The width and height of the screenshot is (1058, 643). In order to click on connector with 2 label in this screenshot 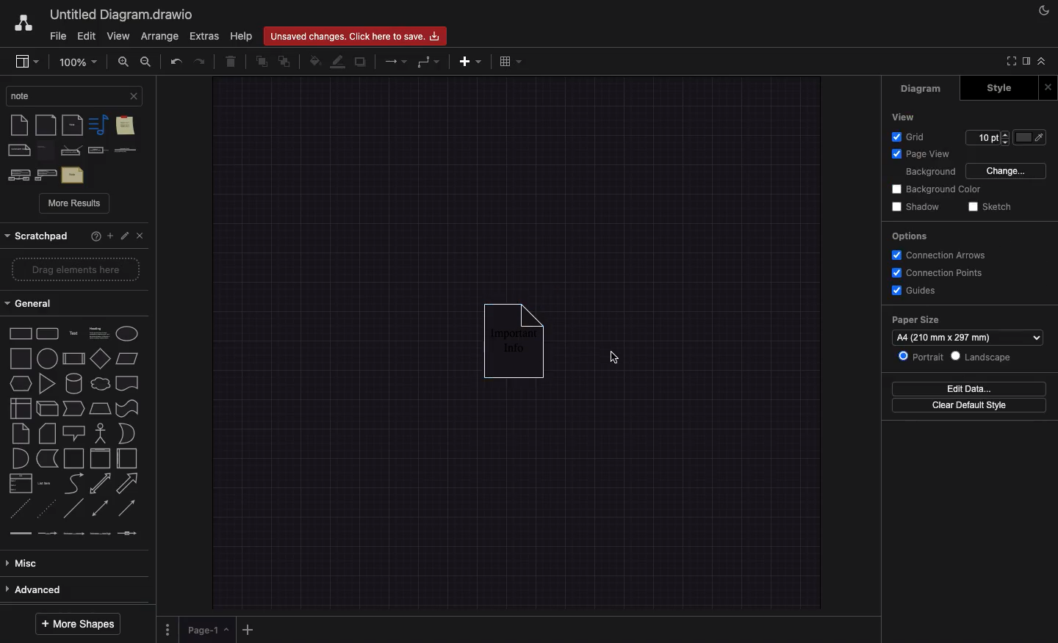, I will do `click(76, 538)`.